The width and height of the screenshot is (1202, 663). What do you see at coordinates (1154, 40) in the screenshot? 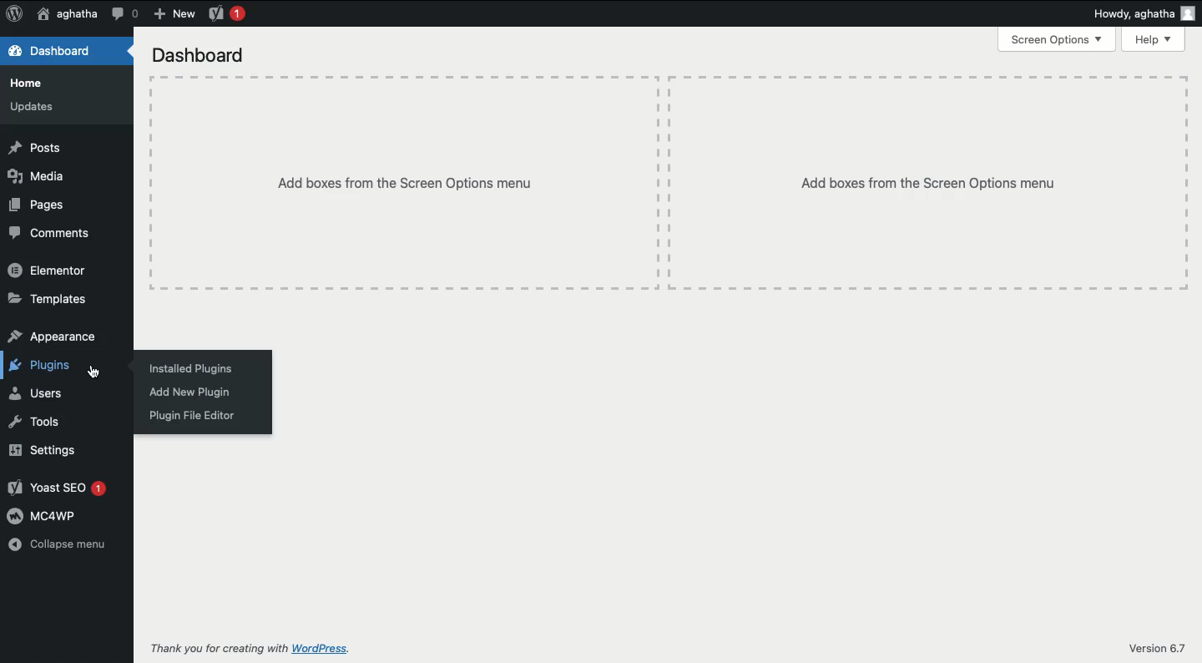
I see `Help` at bounding box center [1154, 40].